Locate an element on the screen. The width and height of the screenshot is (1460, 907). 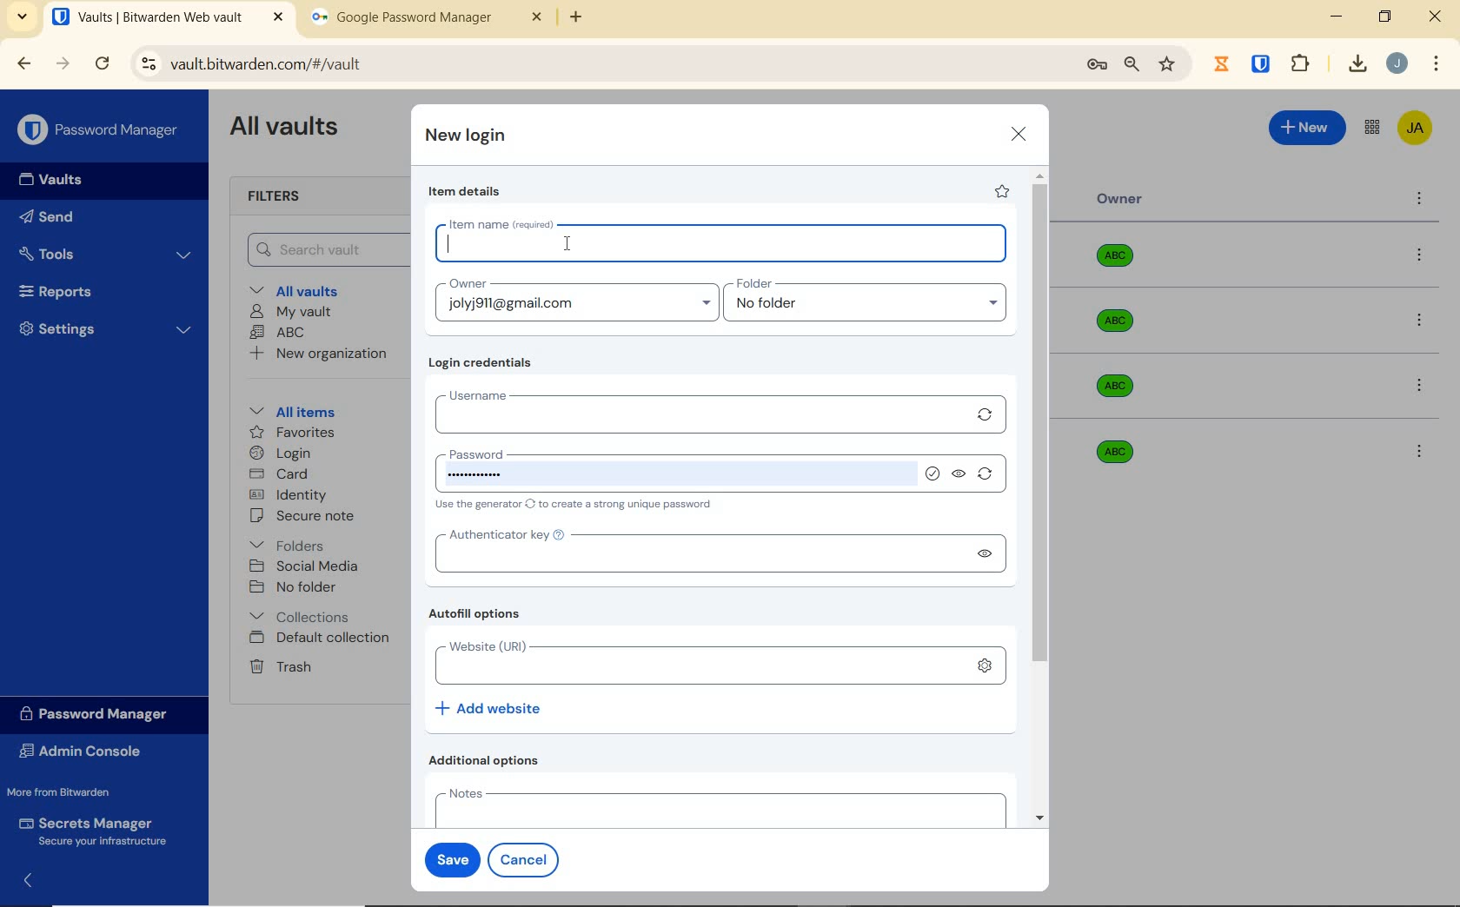
Account is located at coordinates (1397, 63).